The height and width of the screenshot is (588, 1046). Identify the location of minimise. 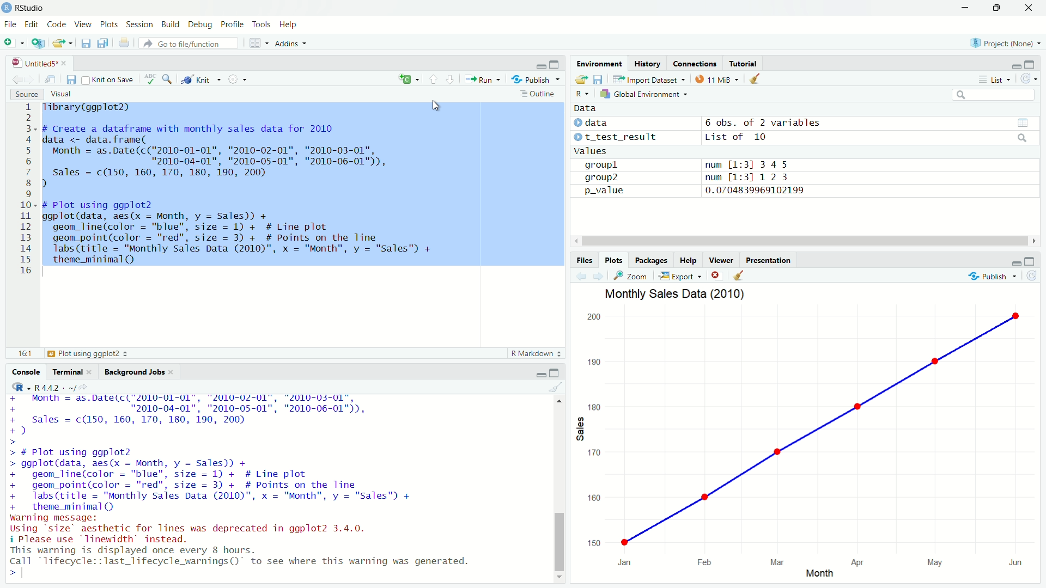
(966, 8).